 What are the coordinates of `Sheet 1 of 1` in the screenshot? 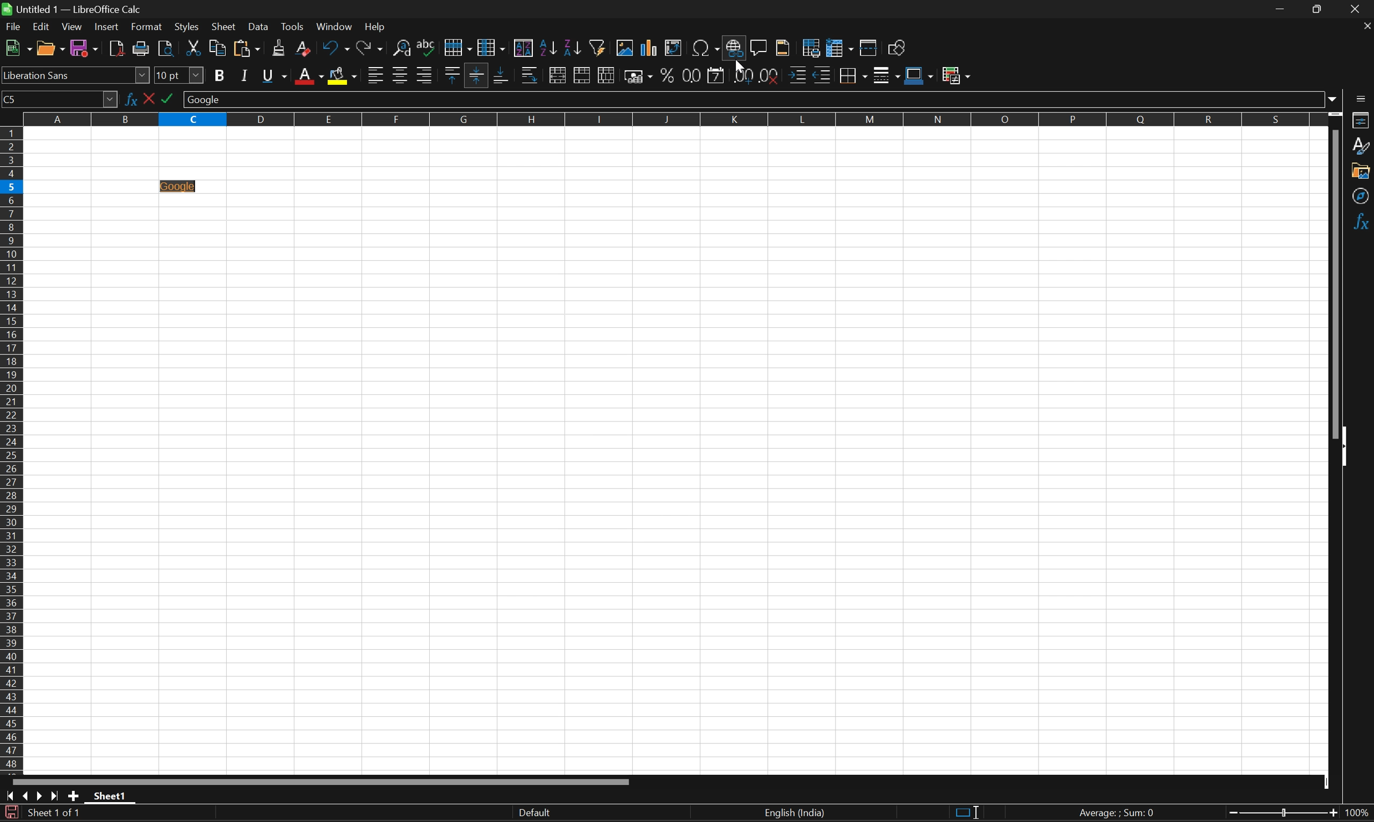 It's located at (55, 814).